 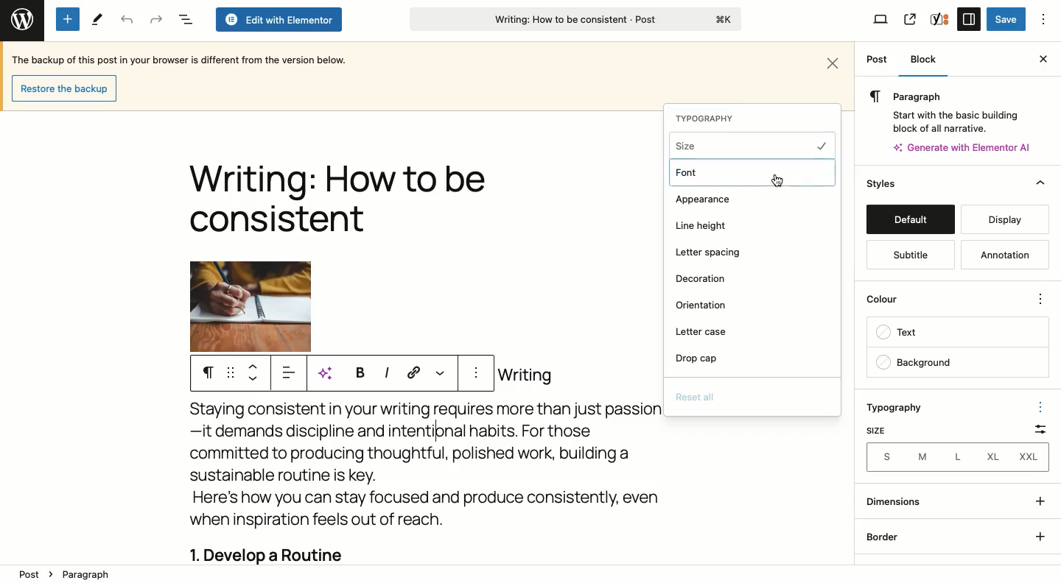 What do you see at coordinates (208, 373) in the screenshot?
I see `Paragraph` at bounding box center [208, 373].